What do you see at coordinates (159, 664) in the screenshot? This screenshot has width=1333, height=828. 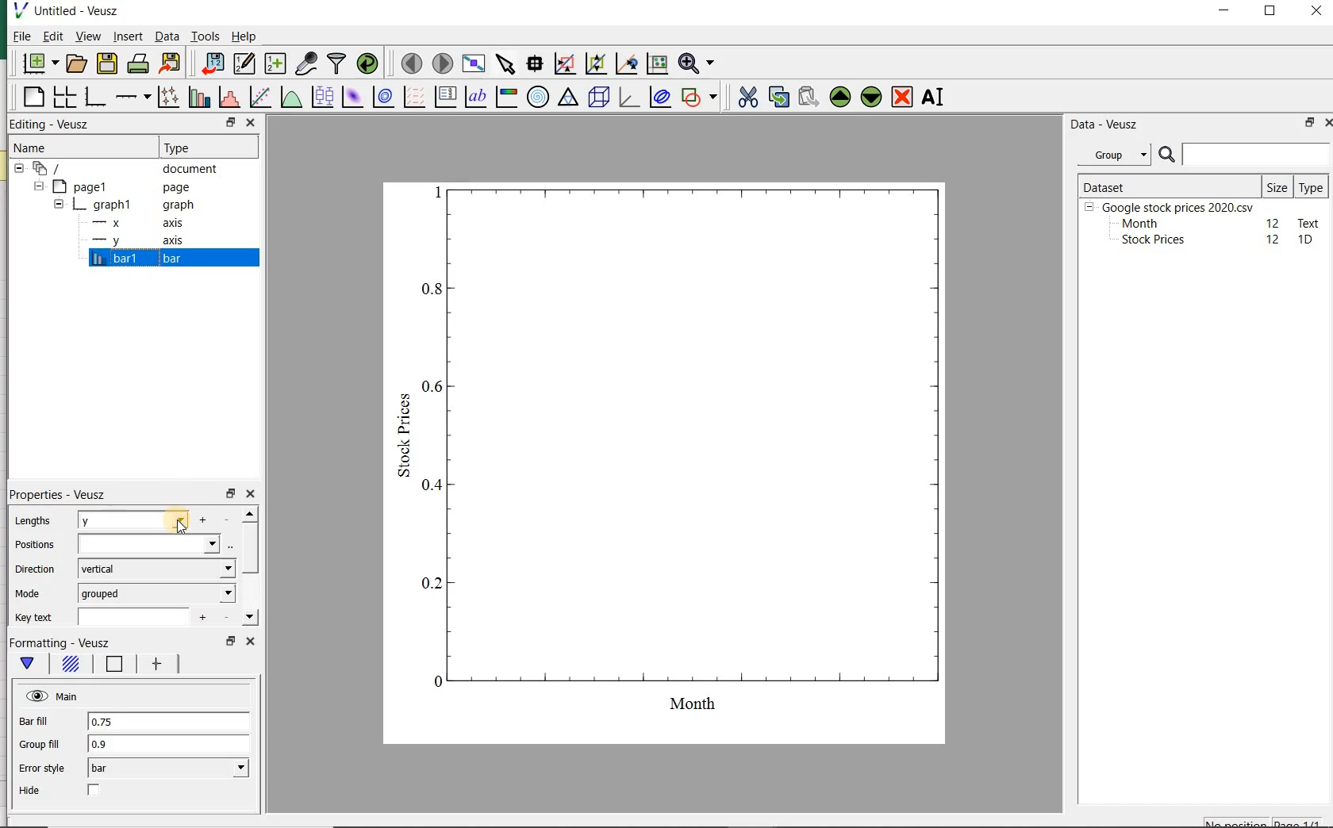 I see `error bar line` at bounding box center [159, 664].